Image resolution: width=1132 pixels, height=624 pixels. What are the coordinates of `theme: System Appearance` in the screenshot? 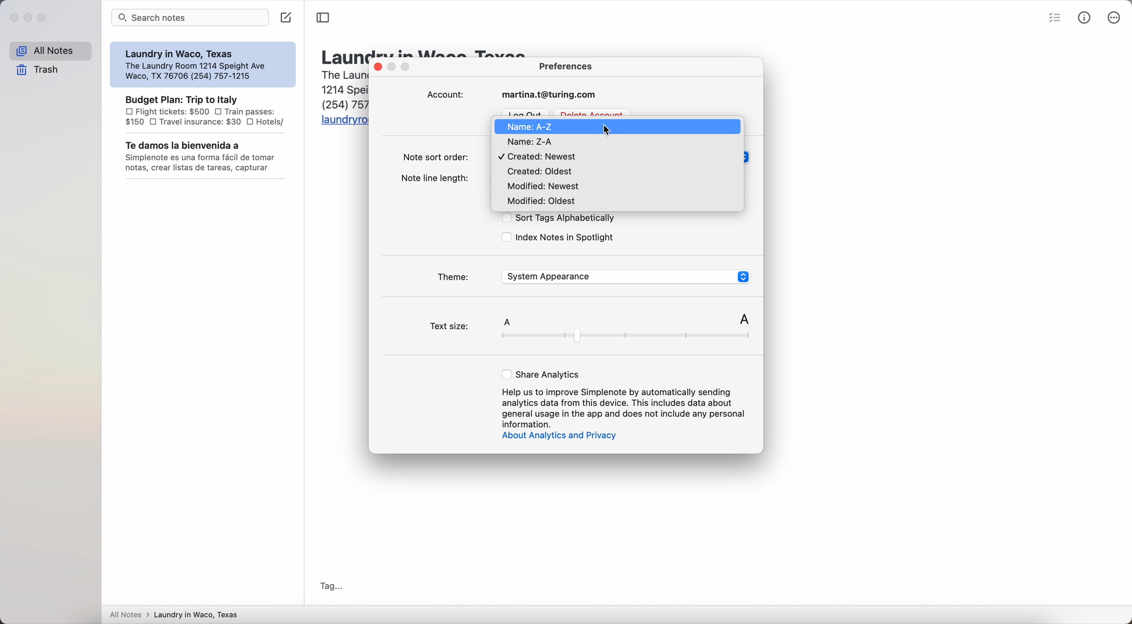 It's located at (593, 276).